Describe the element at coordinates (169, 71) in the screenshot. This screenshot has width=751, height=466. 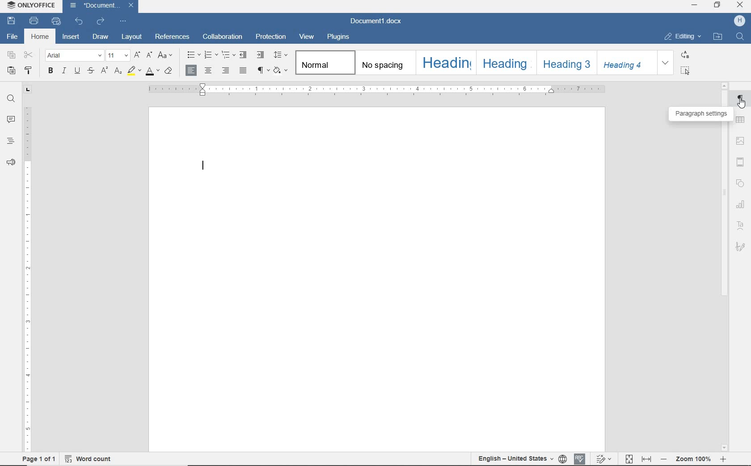
I see `clear style` at that location.